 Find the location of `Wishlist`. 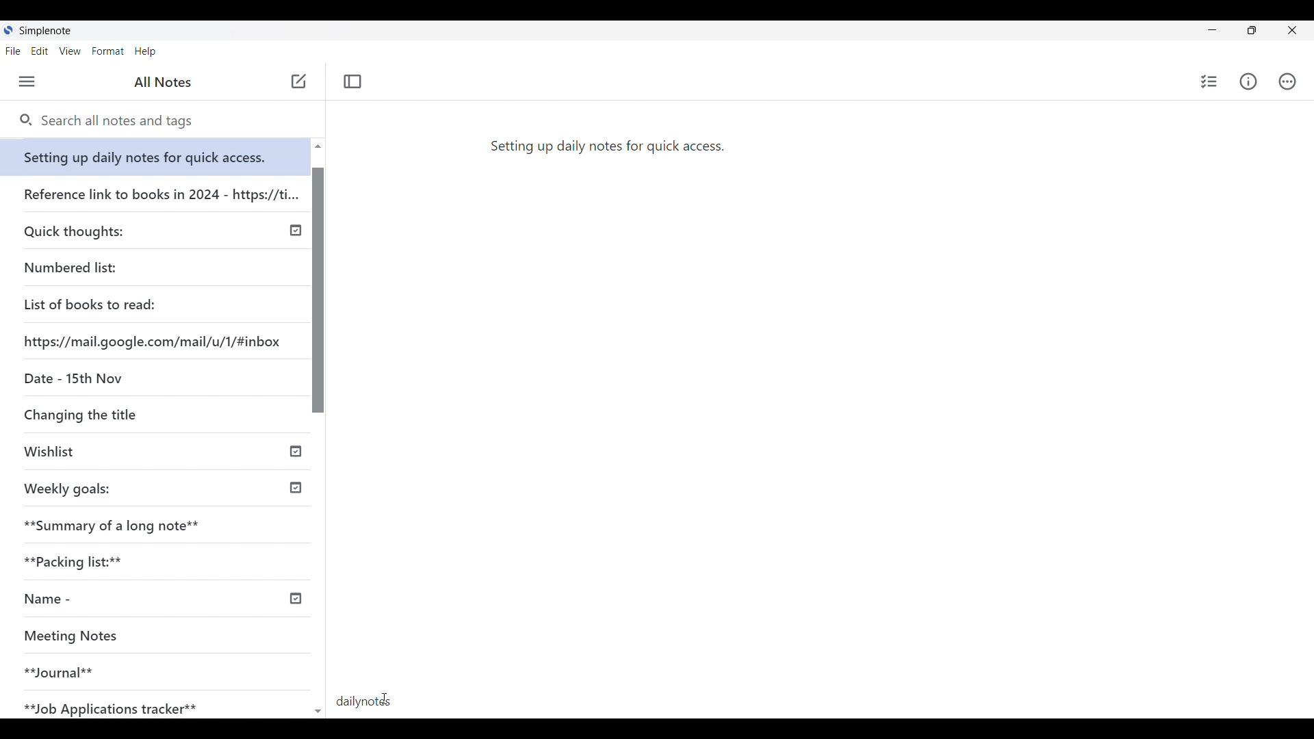

Wishlist is located at coordinates (114, 453).